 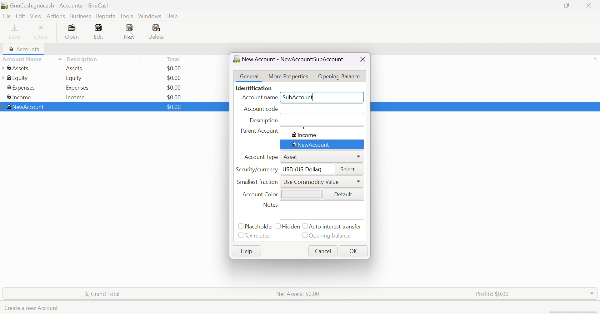 I want to click on Parent Account, so click(x=259, y=130).